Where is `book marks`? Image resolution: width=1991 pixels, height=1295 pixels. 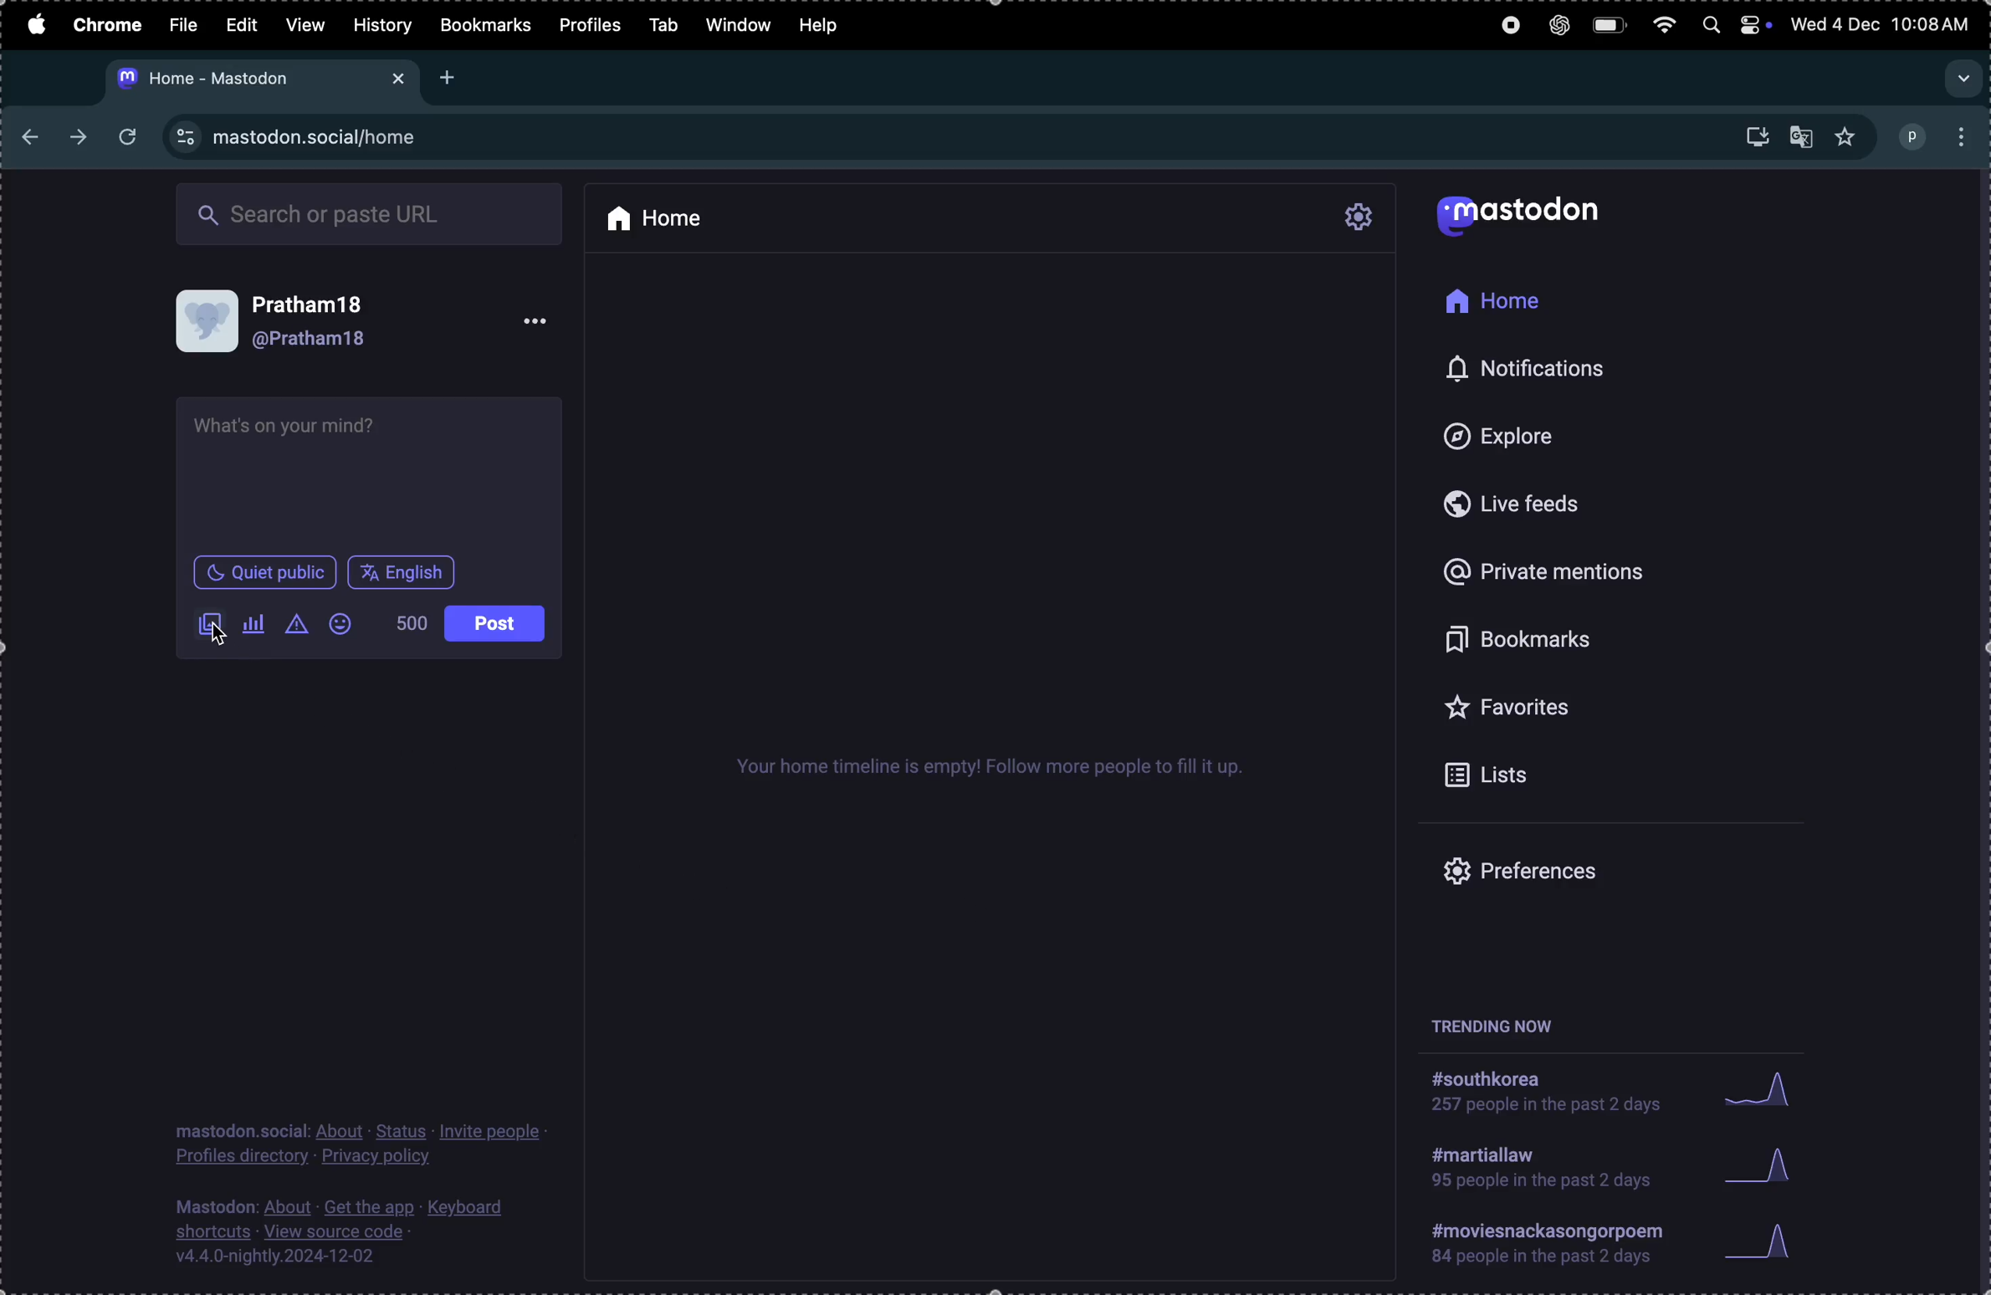
book marks is located at coordinates (1569, 637).